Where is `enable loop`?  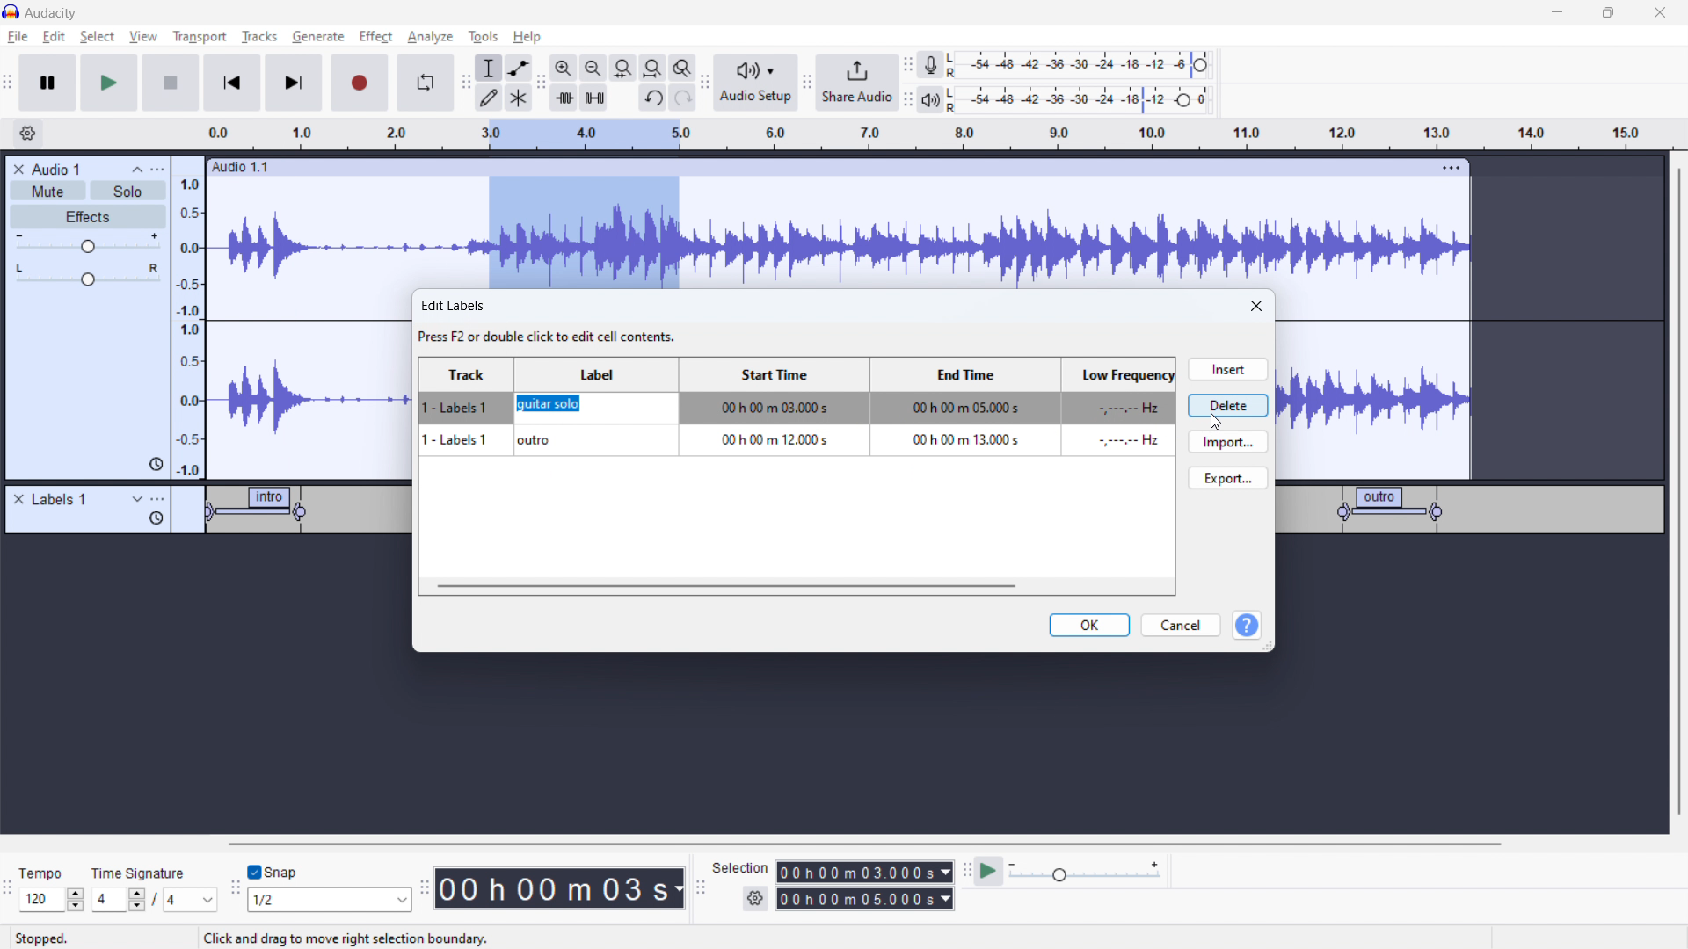
enable loop is located at coordinates (425, 82).